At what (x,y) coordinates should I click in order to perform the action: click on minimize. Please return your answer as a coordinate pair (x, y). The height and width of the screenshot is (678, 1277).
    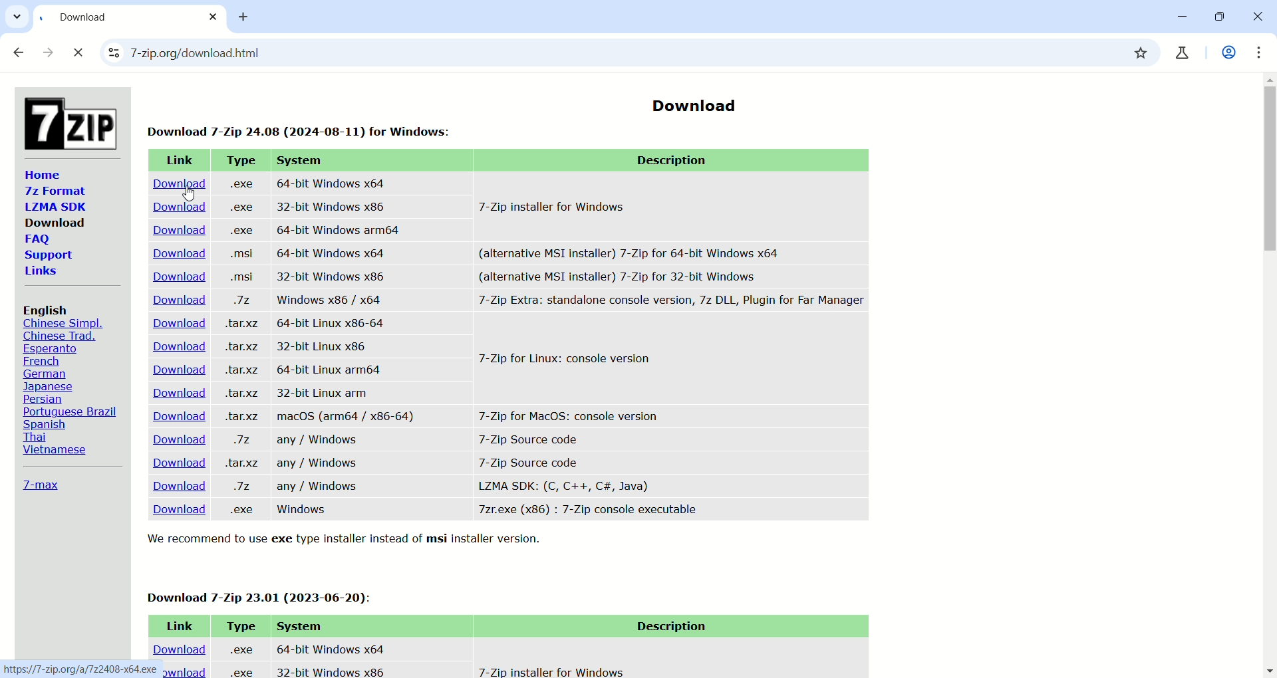
    Looking at the image, I should click on (1256, 19).